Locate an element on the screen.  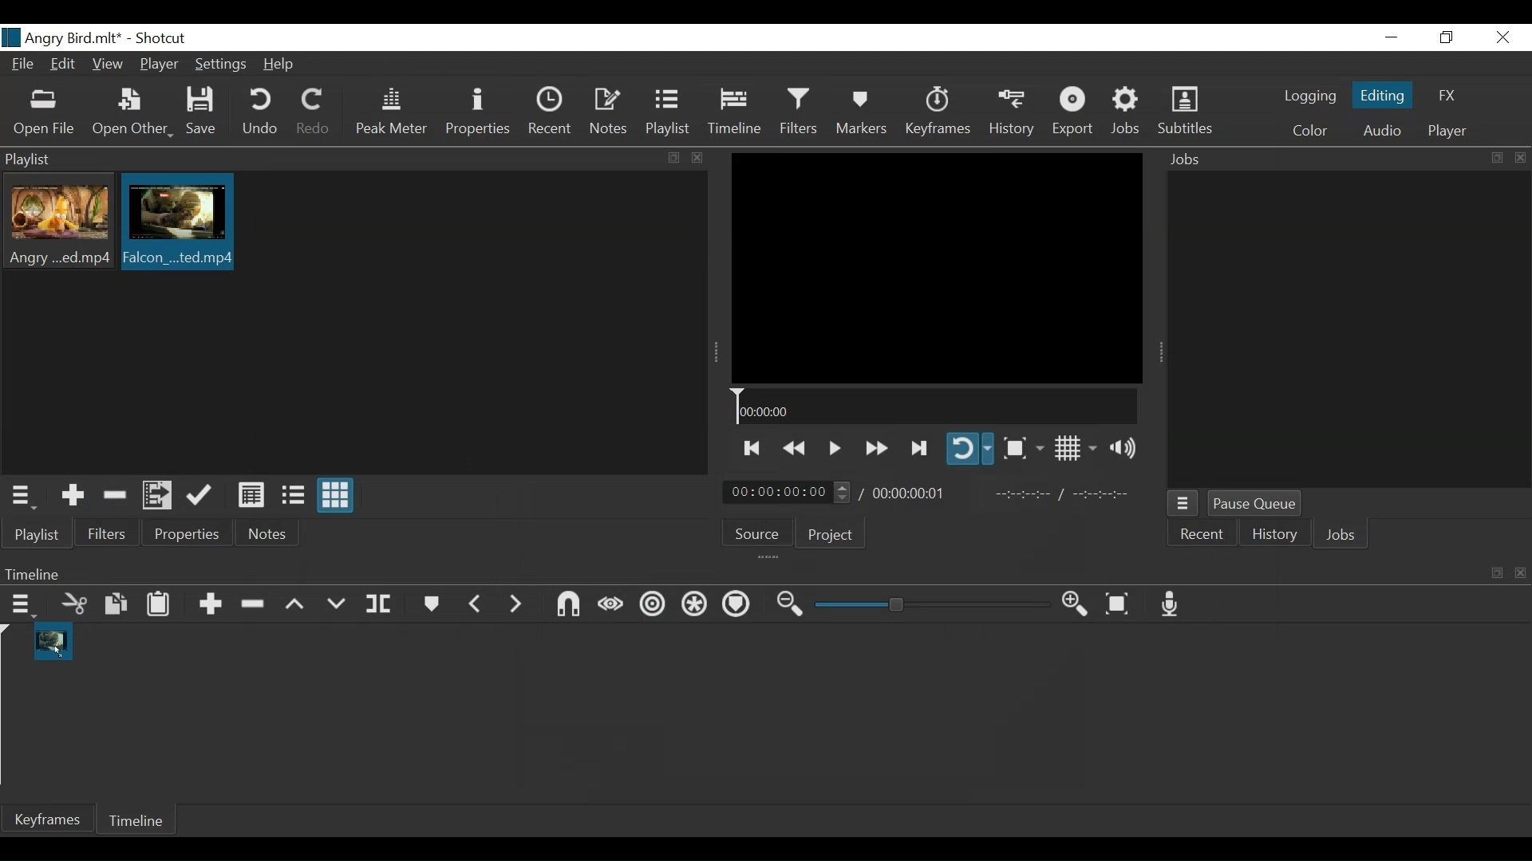
Jobs is located at coordinates (1127, 112).